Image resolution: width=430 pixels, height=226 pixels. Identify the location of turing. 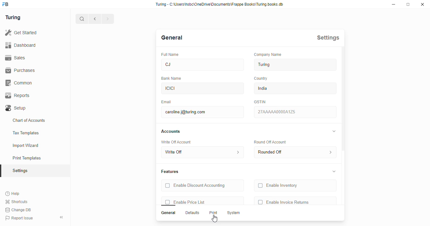
(13, 17).